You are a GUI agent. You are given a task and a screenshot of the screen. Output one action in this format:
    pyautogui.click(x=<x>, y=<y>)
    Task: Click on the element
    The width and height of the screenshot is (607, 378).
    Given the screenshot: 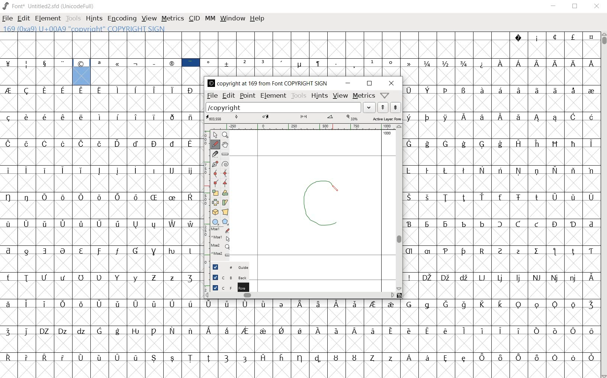 What is the action you would take?
    pyautogui.click(x=48, y=18)
    